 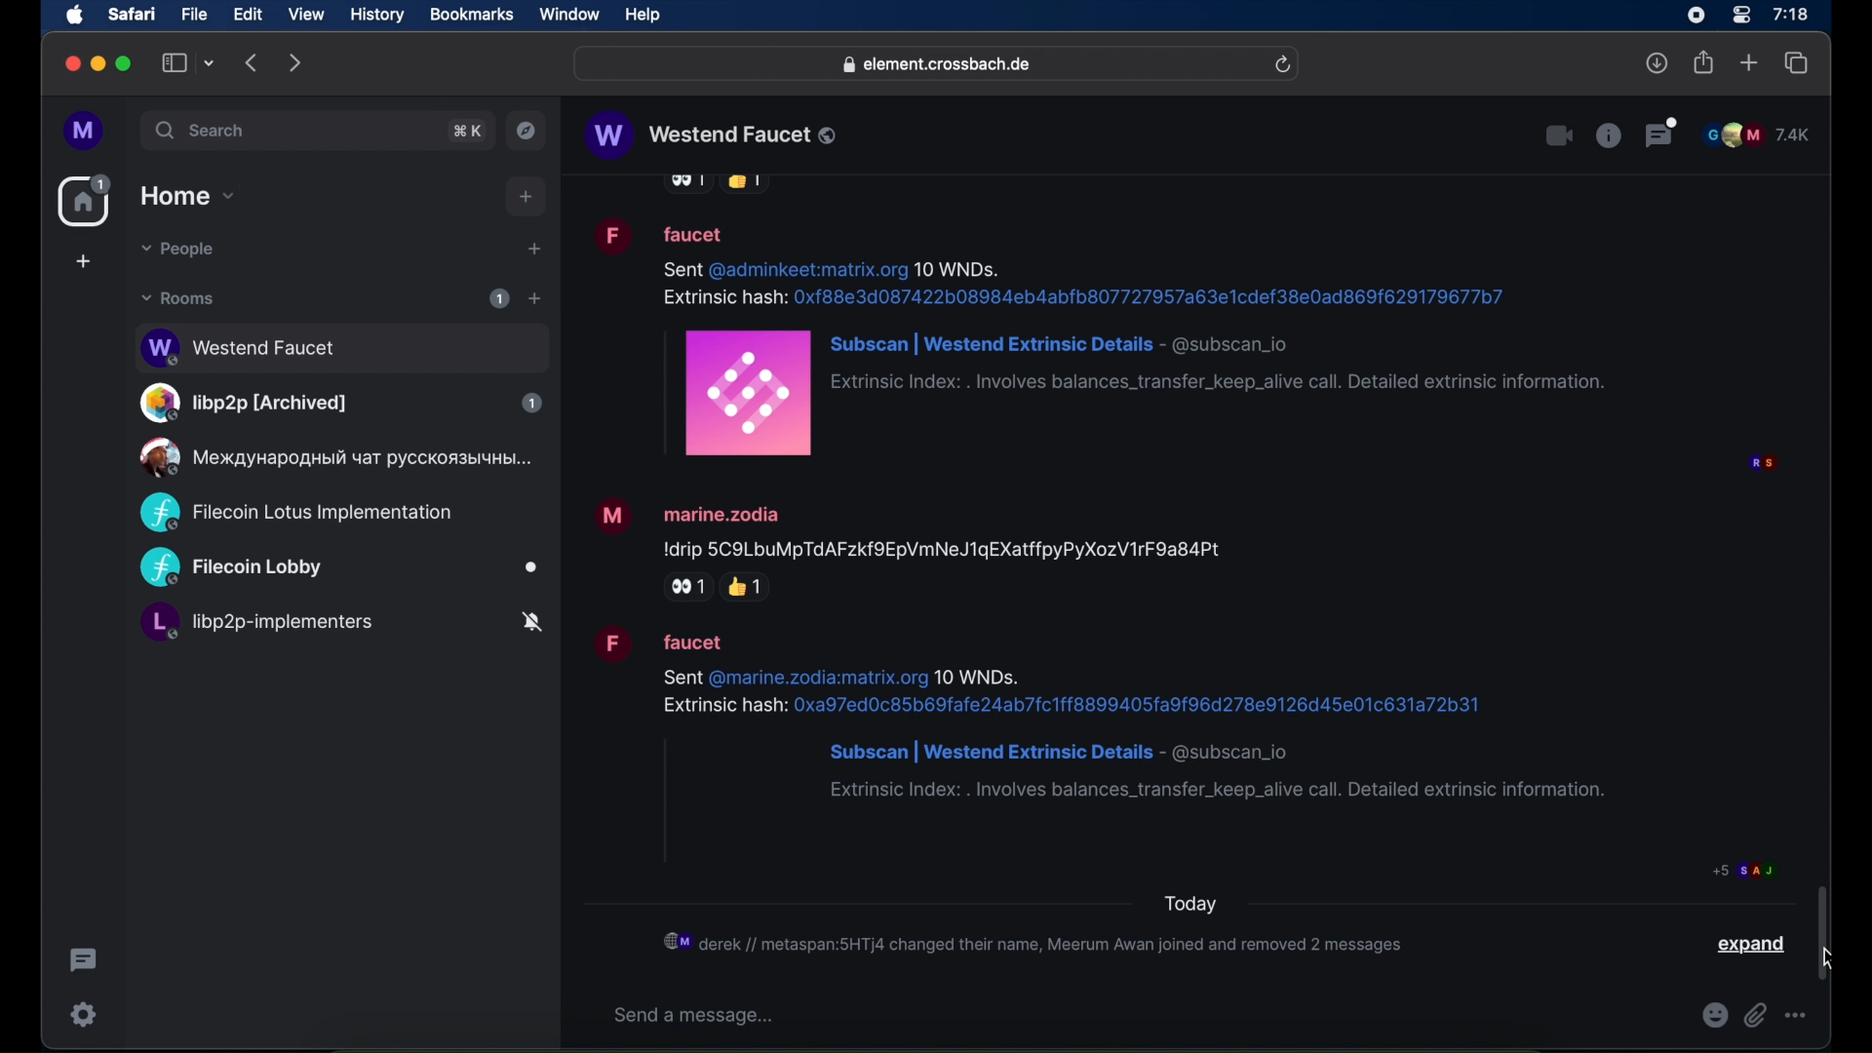 I want to click on show sidebar, so click(x=175, y=62).